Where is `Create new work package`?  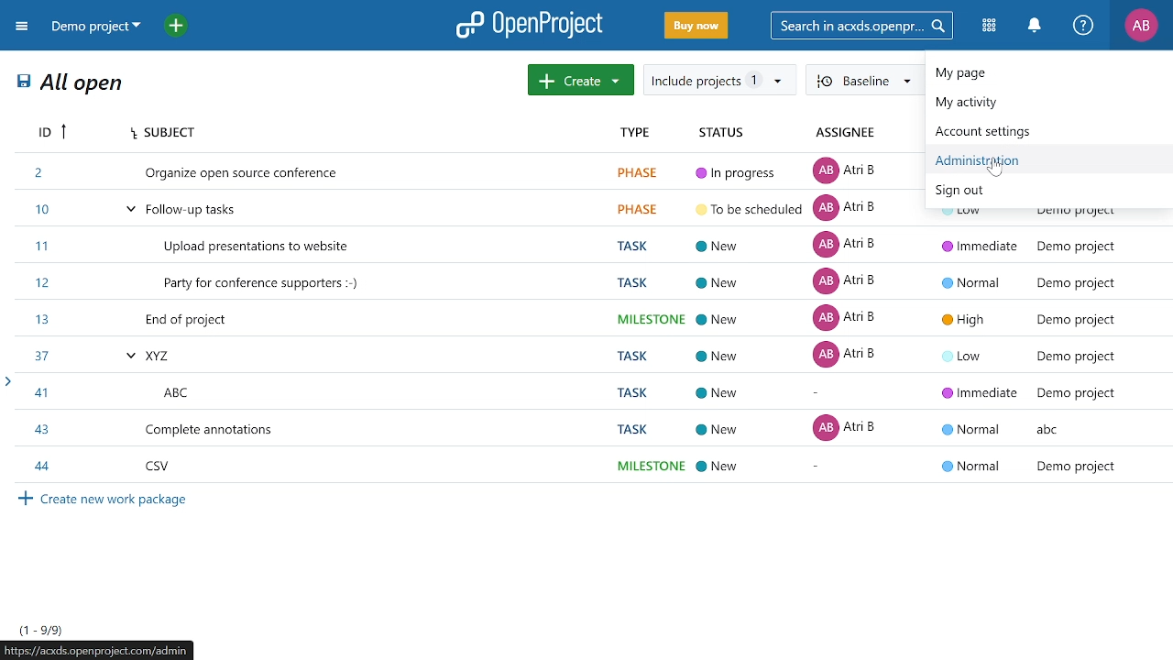 Create new work package is located at coordinates (107, 500).